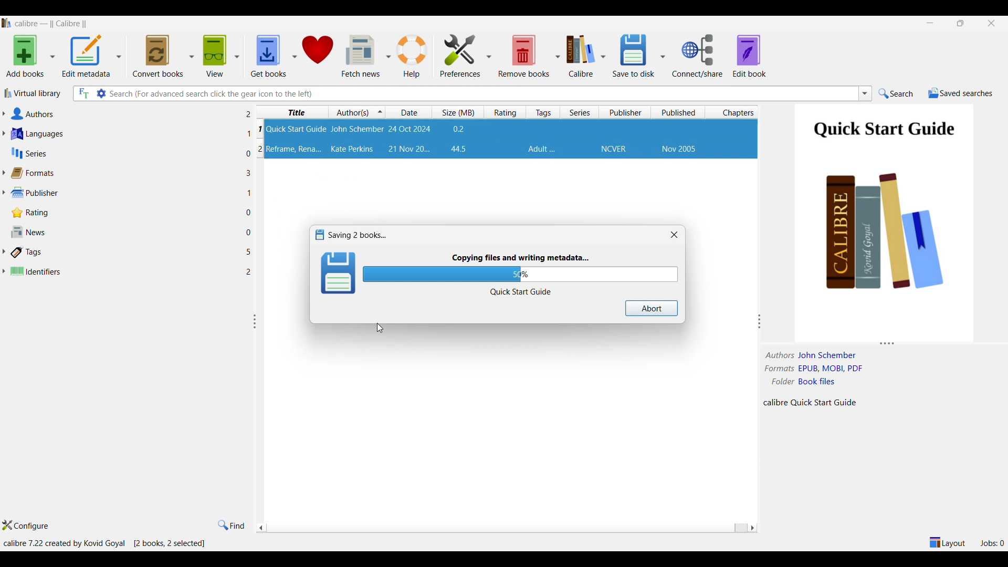 This screenshot has width=1008, height=567. I want to click on 2, so click(250, 272).